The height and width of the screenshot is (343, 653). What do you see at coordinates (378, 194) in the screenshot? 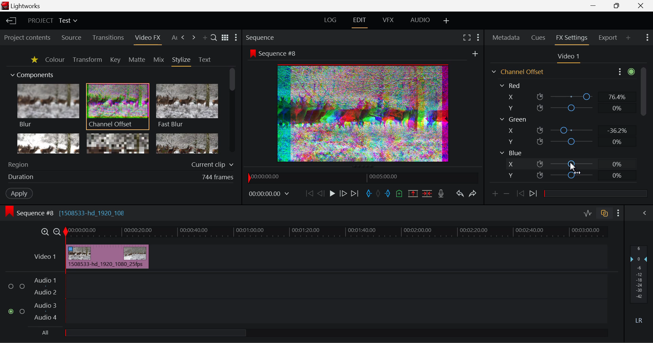
I see `Remove All Marks` at bounding box center [378, 194].